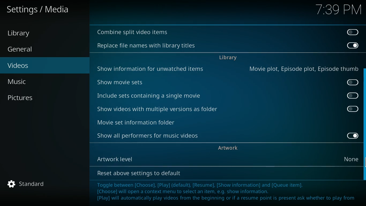 Image resolution: width=366 pixels, height=206 pixels. I want to click on show all performers, so click(150, 136).